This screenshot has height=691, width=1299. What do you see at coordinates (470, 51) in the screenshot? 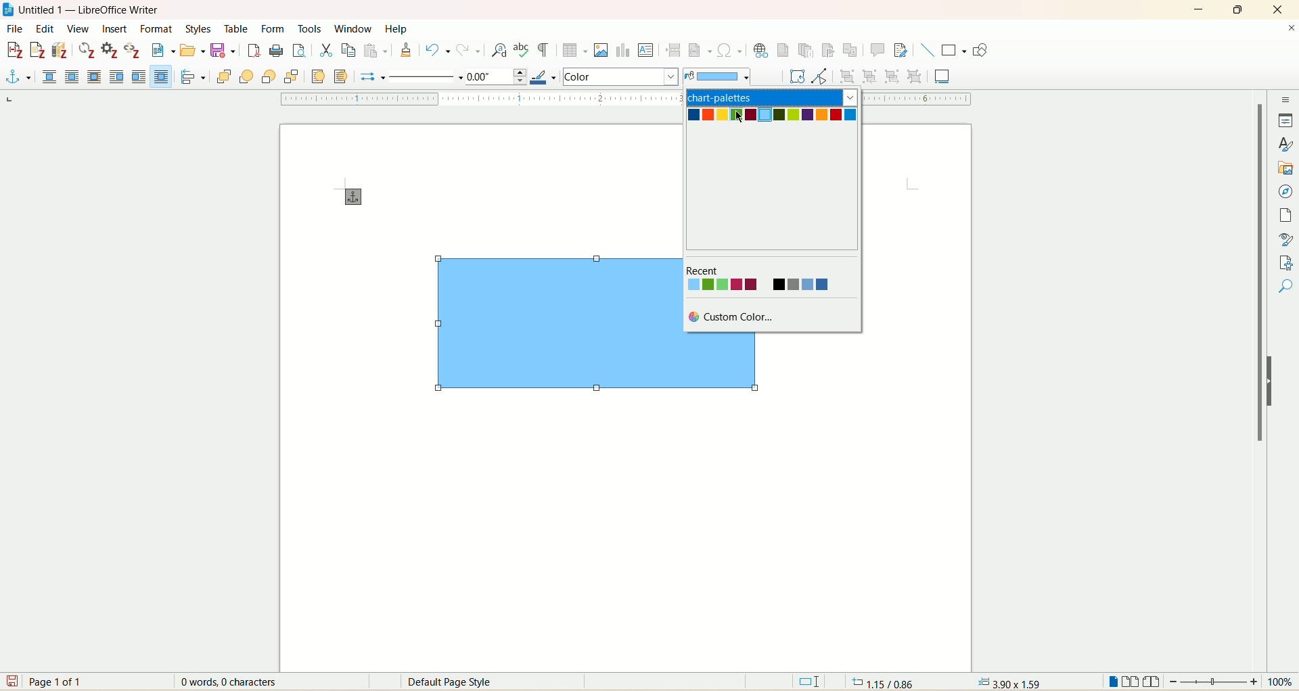
I see `redo` at bounding box center [470, 51].